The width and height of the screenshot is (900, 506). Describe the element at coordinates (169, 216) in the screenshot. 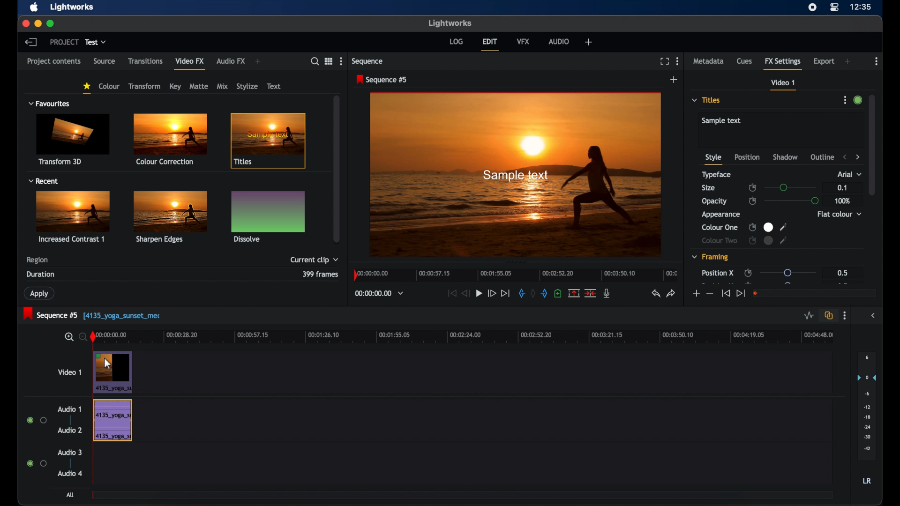

I see `sharpen edges` at that location.